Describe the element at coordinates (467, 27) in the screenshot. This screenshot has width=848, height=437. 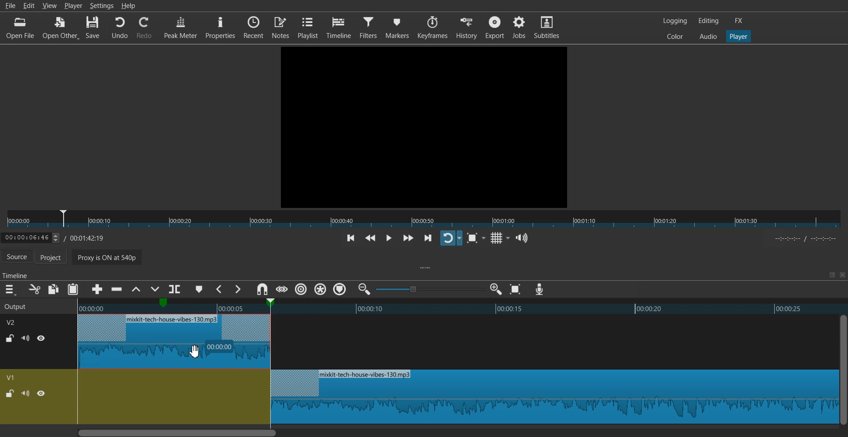
I see `History` at that location.